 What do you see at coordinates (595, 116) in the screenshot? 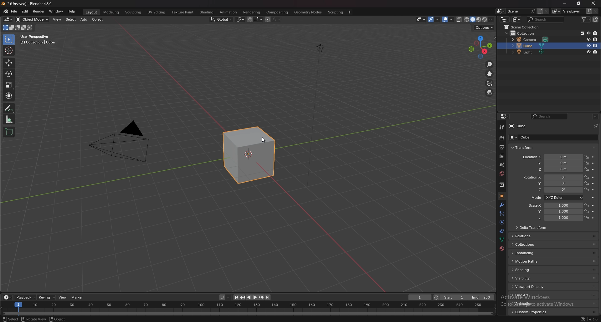
I see `options` at bounding box center [595, 116].